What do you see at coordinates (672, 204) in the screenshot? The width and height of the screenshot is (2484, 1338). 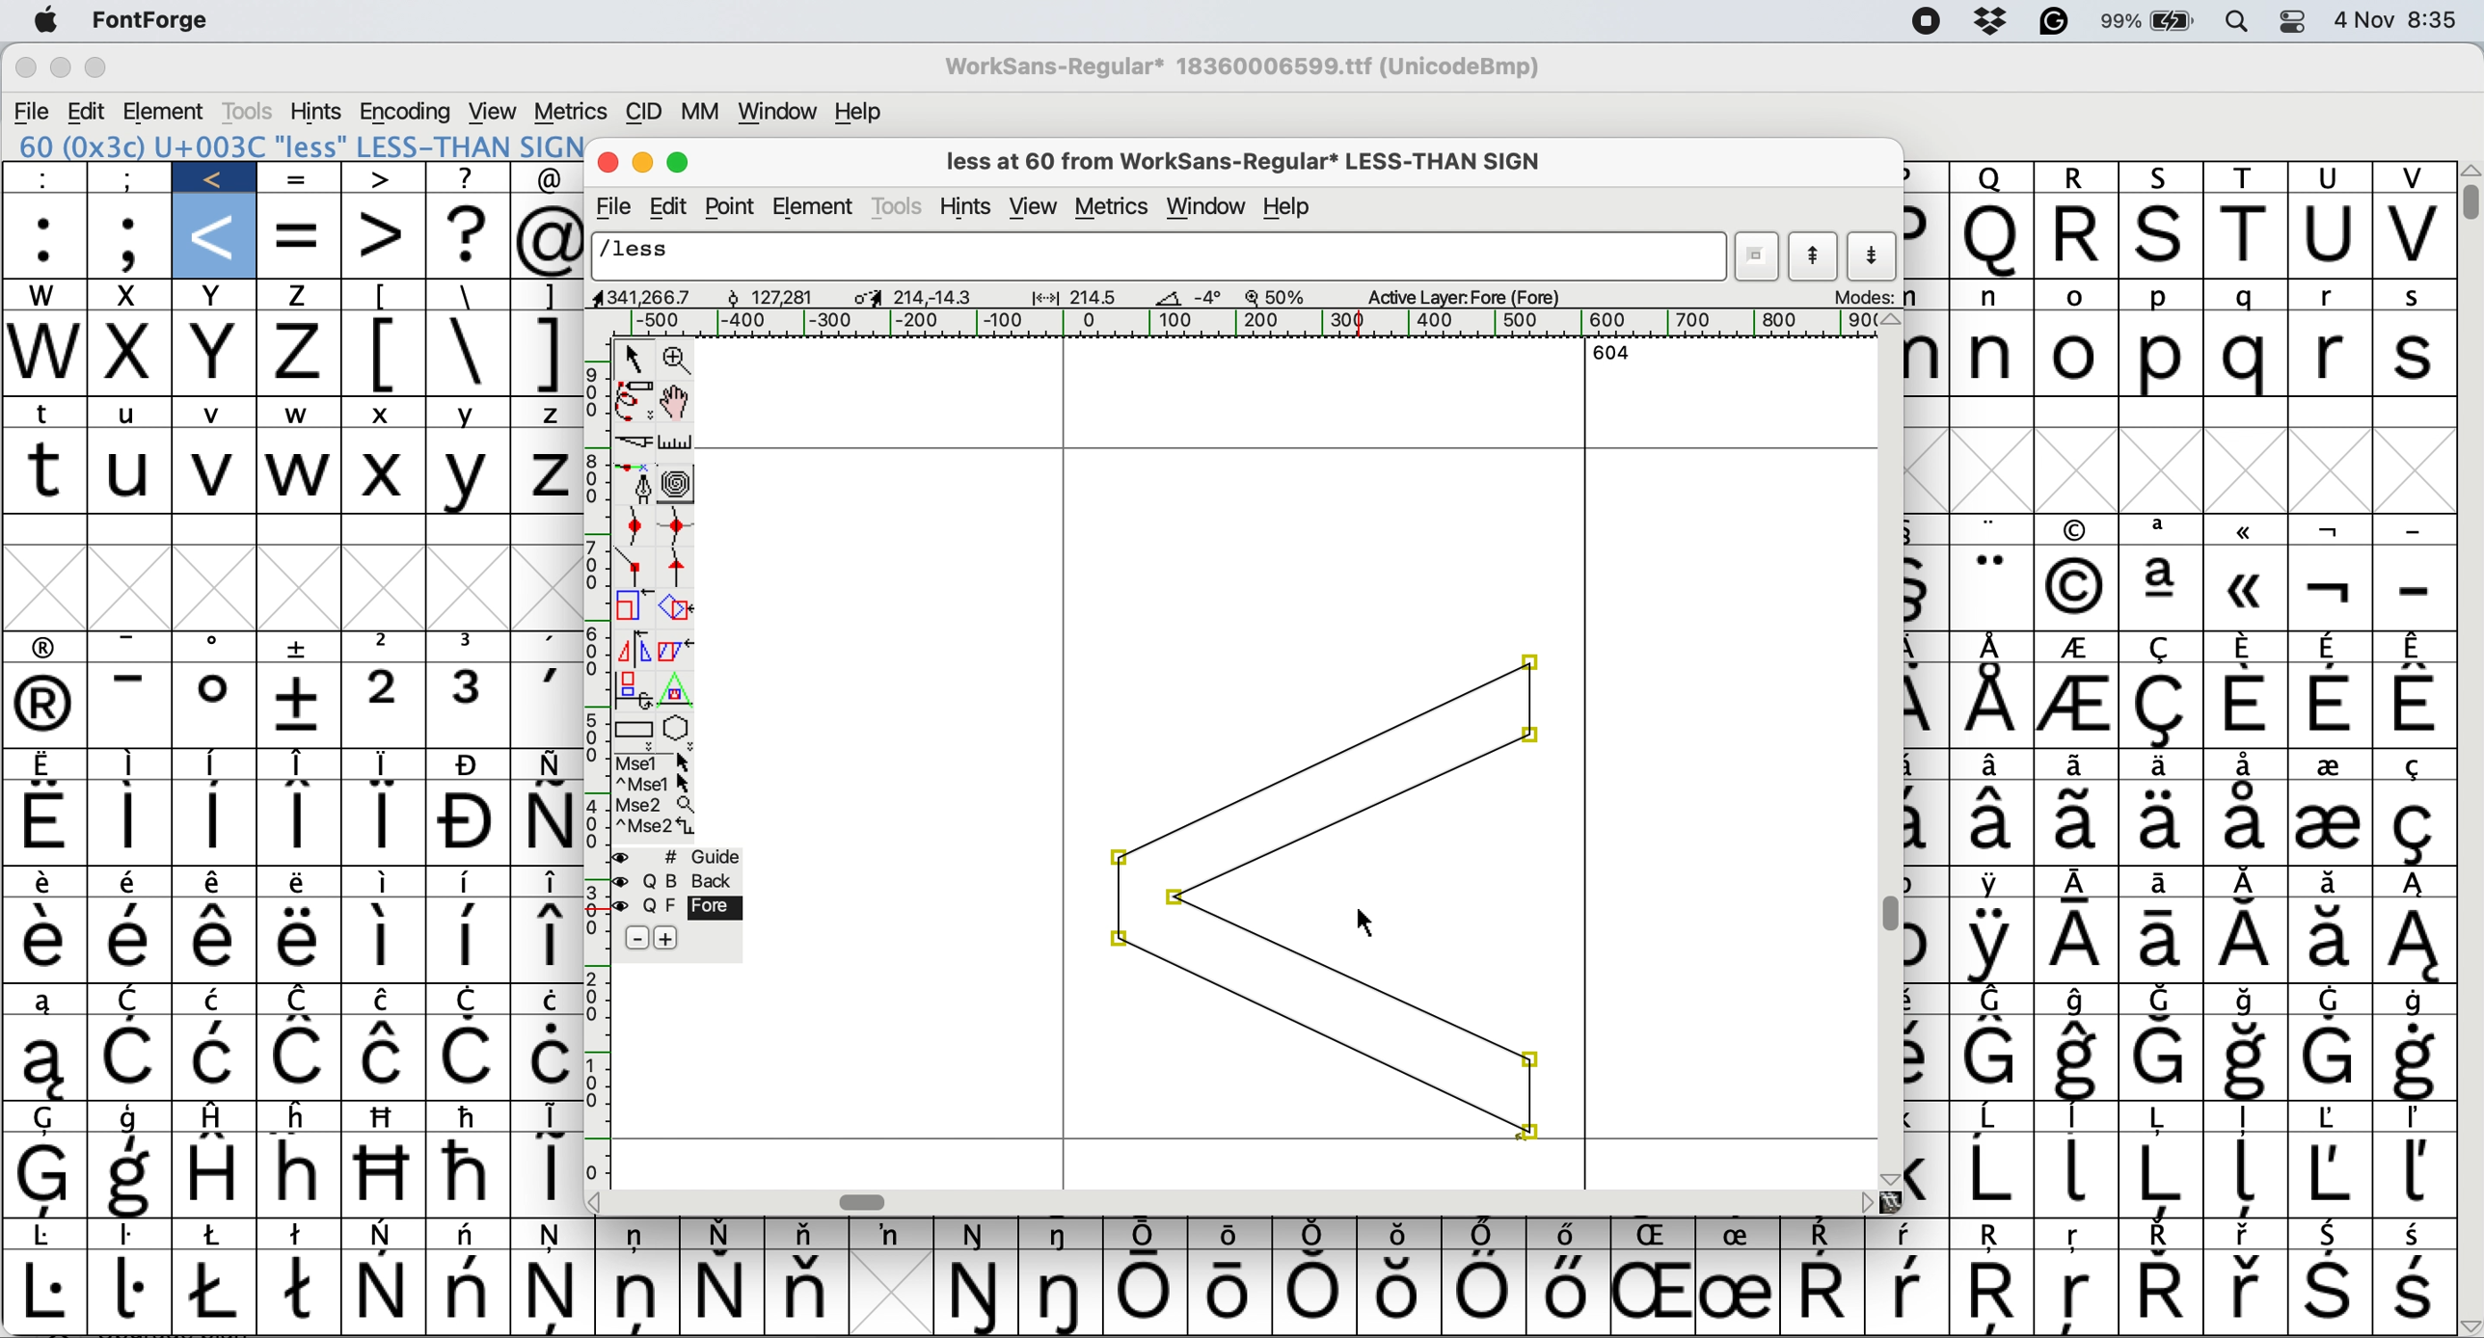 I see `edit` at bounding box center [672, 204].